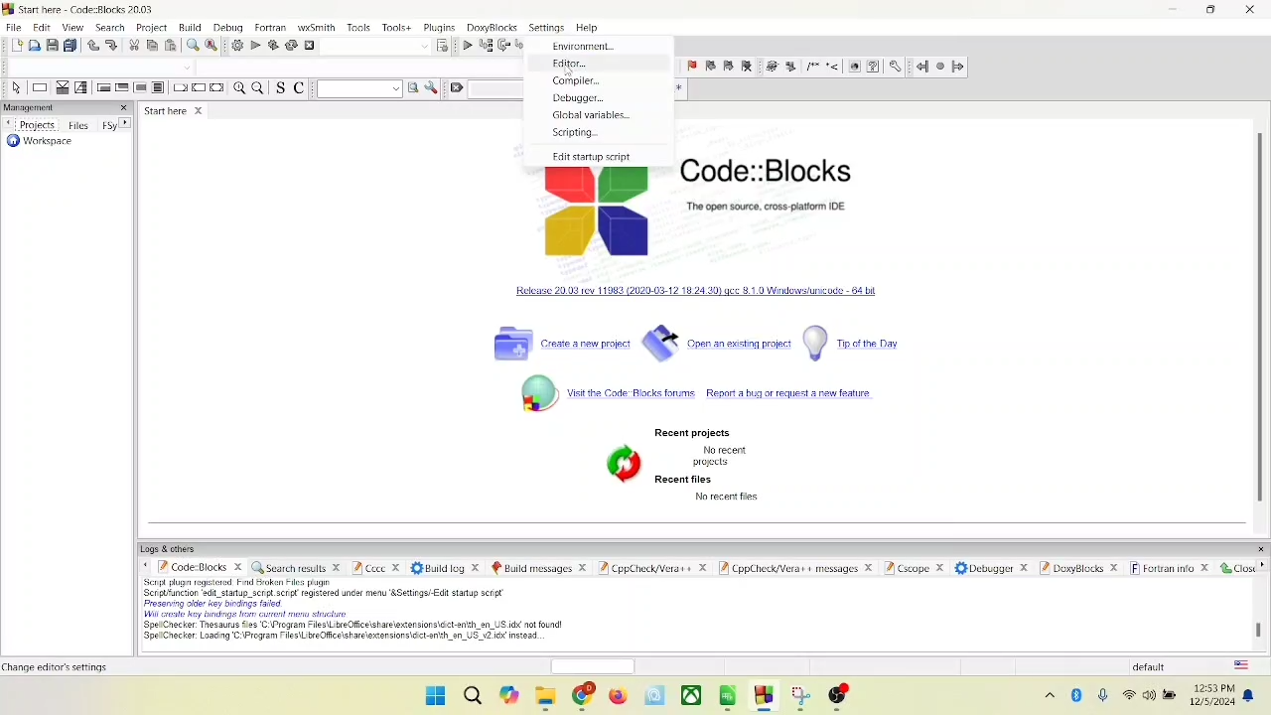 The height and width of the screenshot is (715, 1271). I want to click on select, so click(18, 88).